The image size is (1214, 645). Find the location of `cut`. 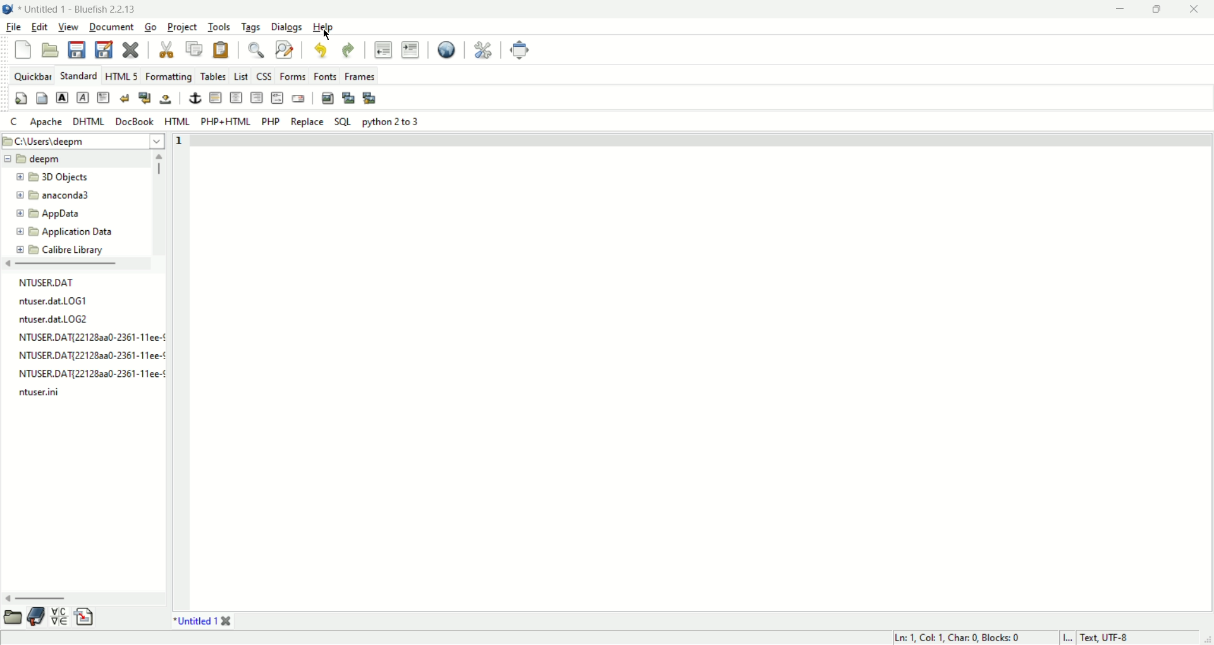

cut is located at coordinates (167, 50).